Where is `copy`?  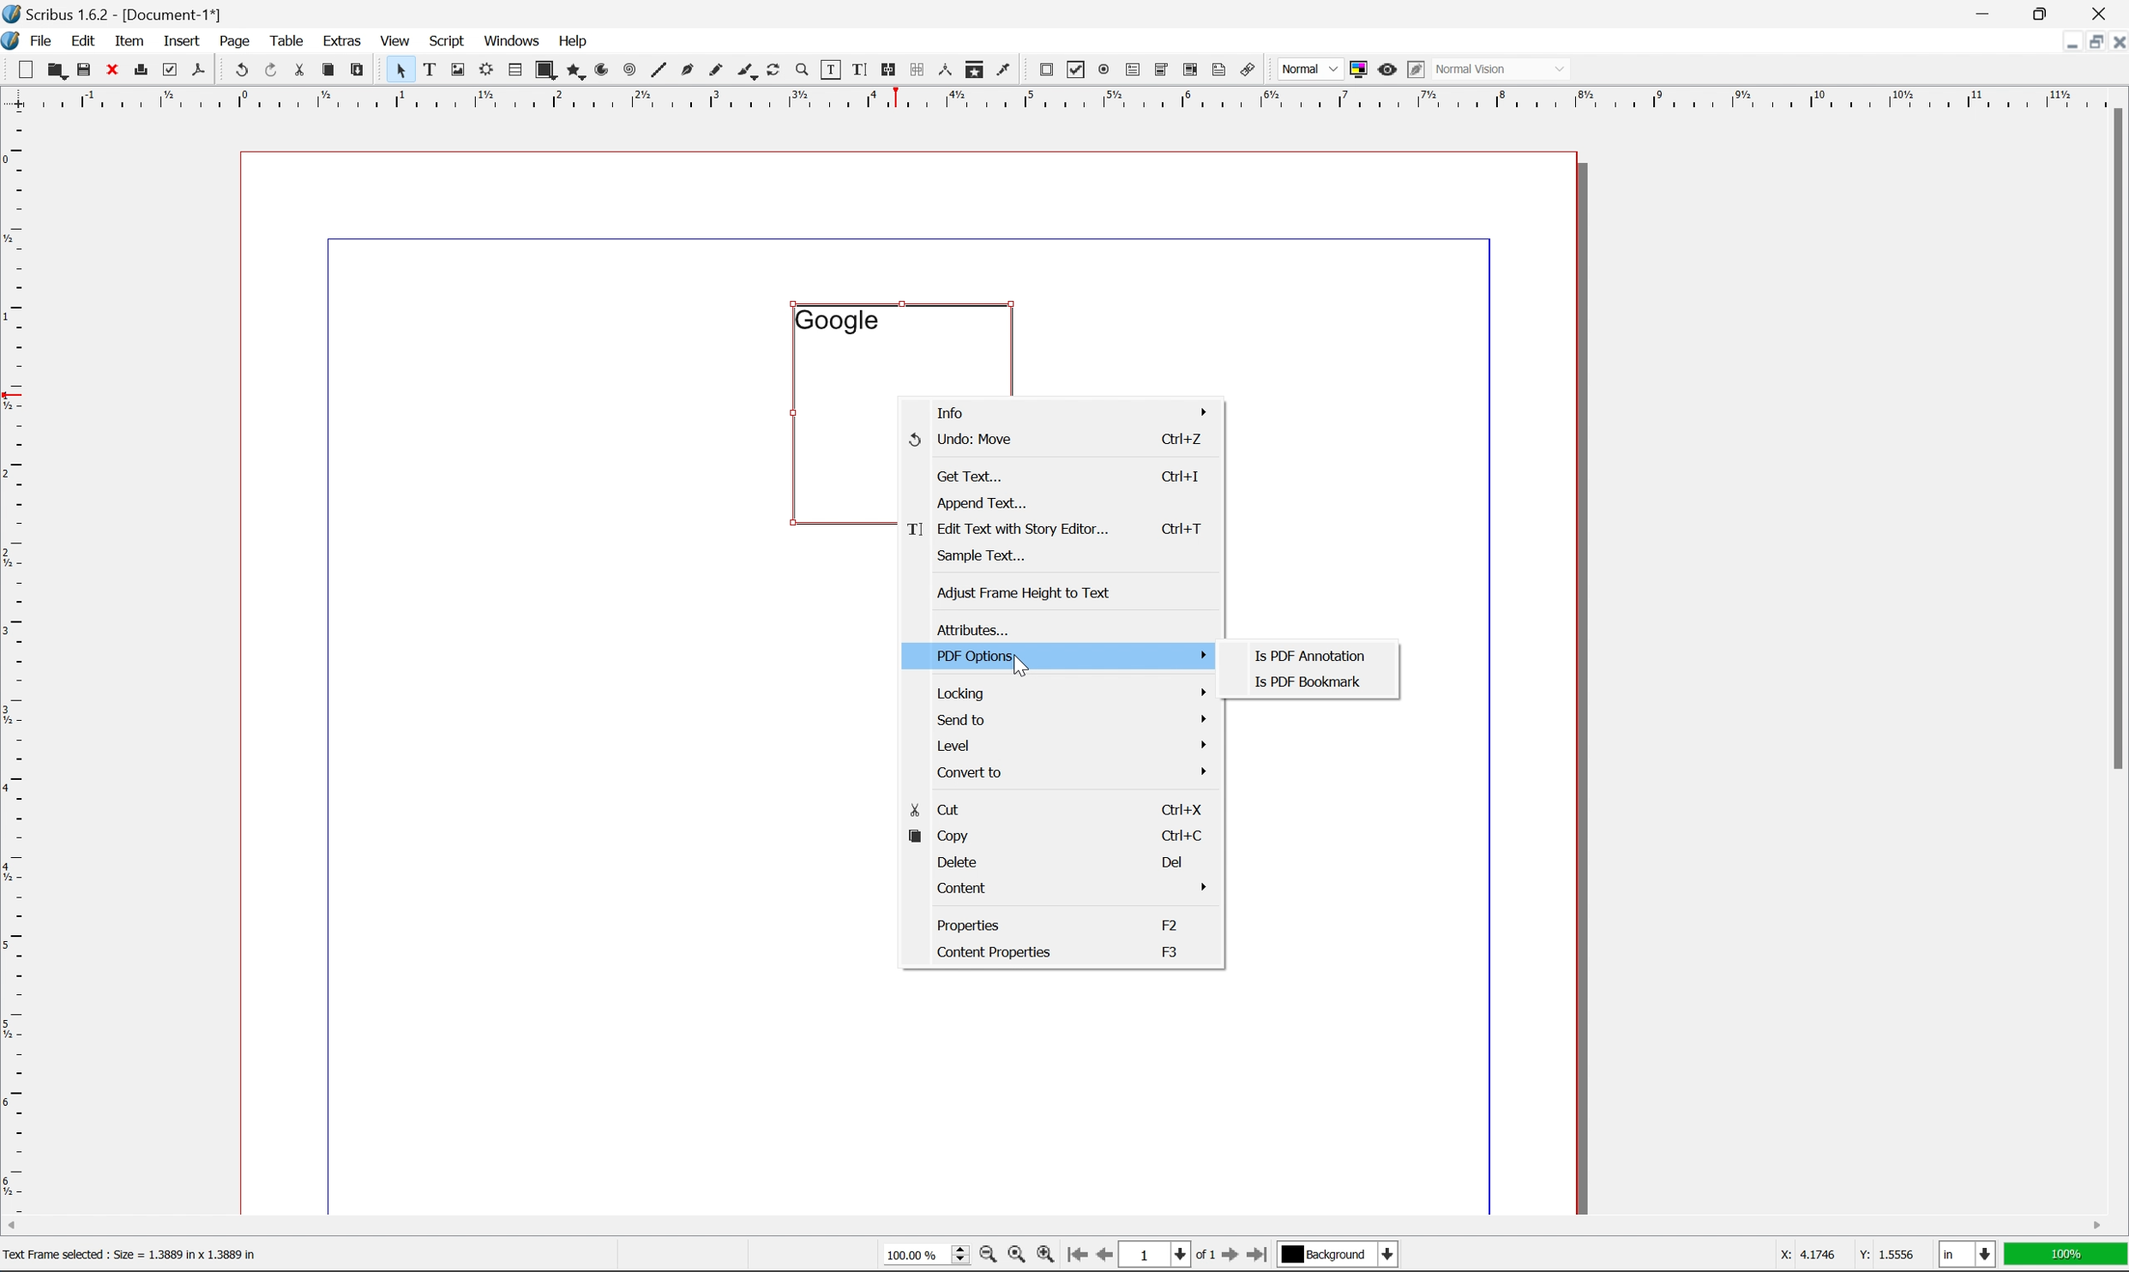 copy is located at coordinates (332, 71).